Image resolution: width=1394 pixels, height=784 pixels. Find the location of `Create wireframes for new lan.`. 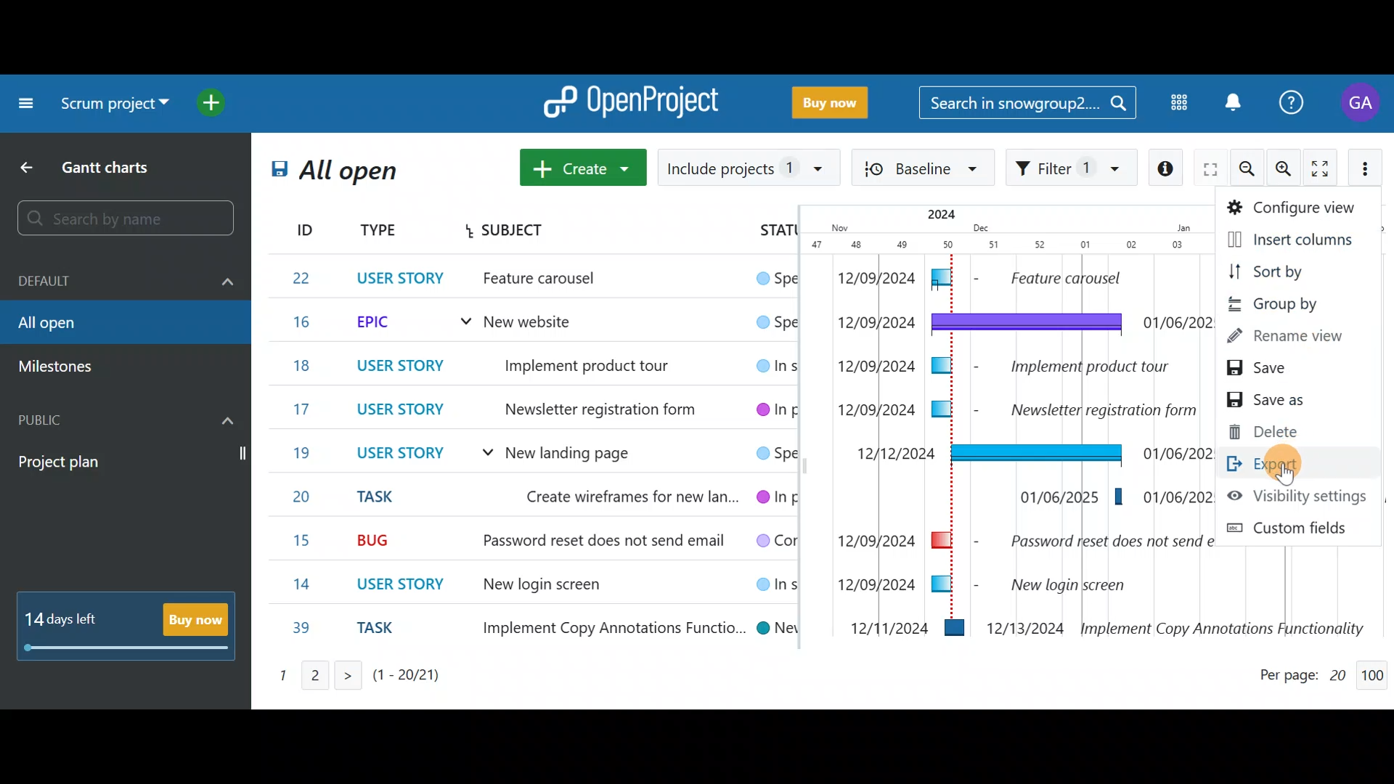

Create wireframes for new lan. is located at coordinates (619, 498).